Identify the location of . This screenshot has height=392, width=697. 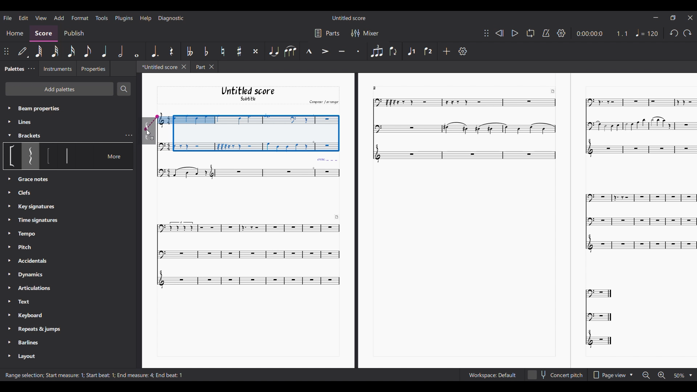
(9, 315).